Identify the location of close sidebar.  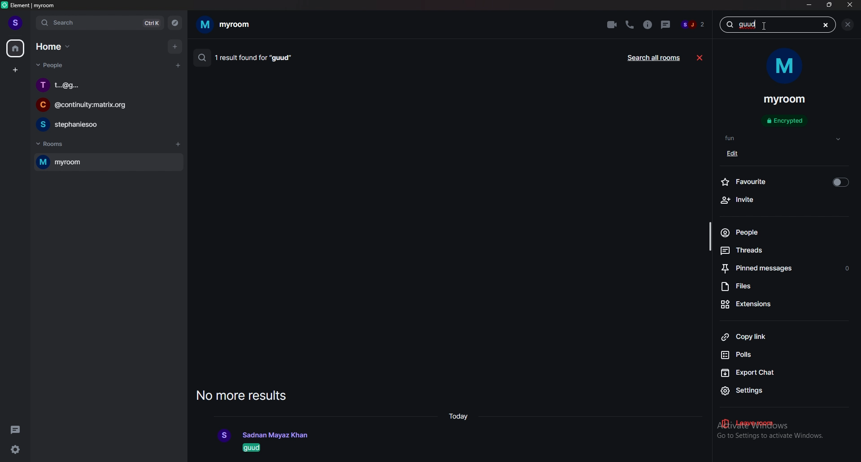
(850, 24).